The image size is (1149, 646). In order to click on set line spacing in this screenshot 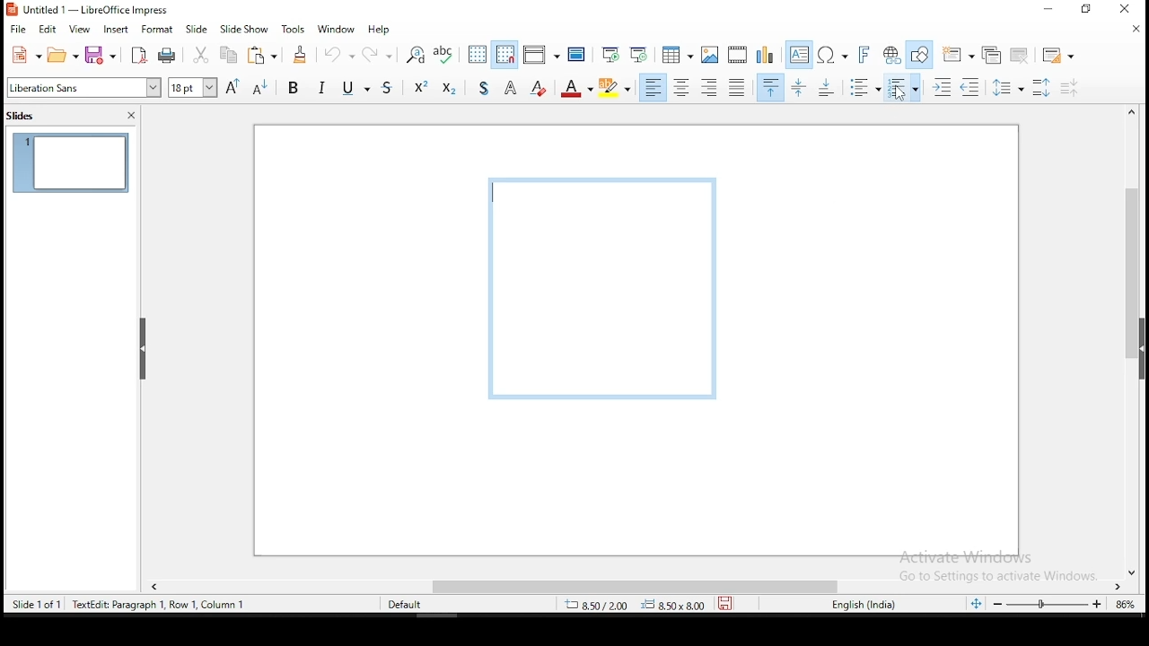, I will do `click(1012, 90)`.